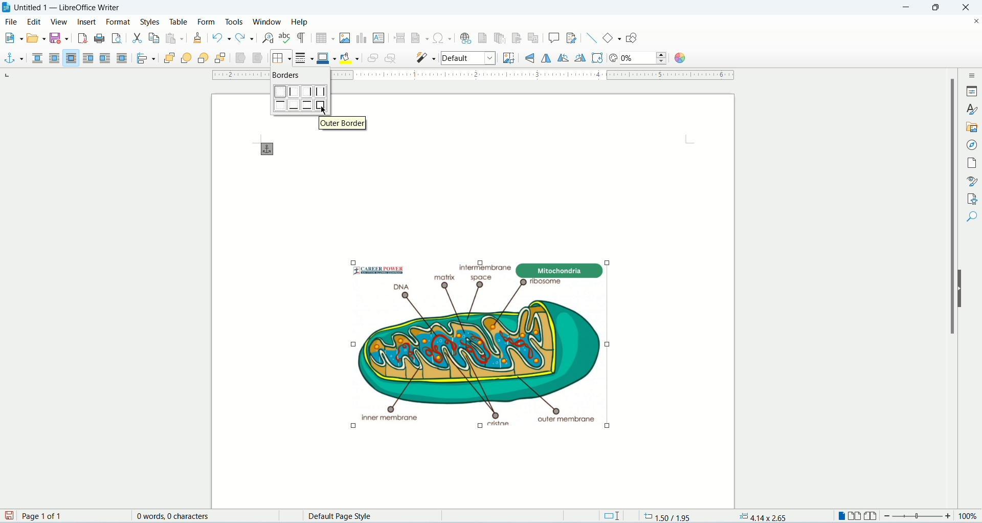 This screenshot has height=523, width=982. Describe the element at coordinates (420, 38) in the screenshot. I see `insert field` at that location.